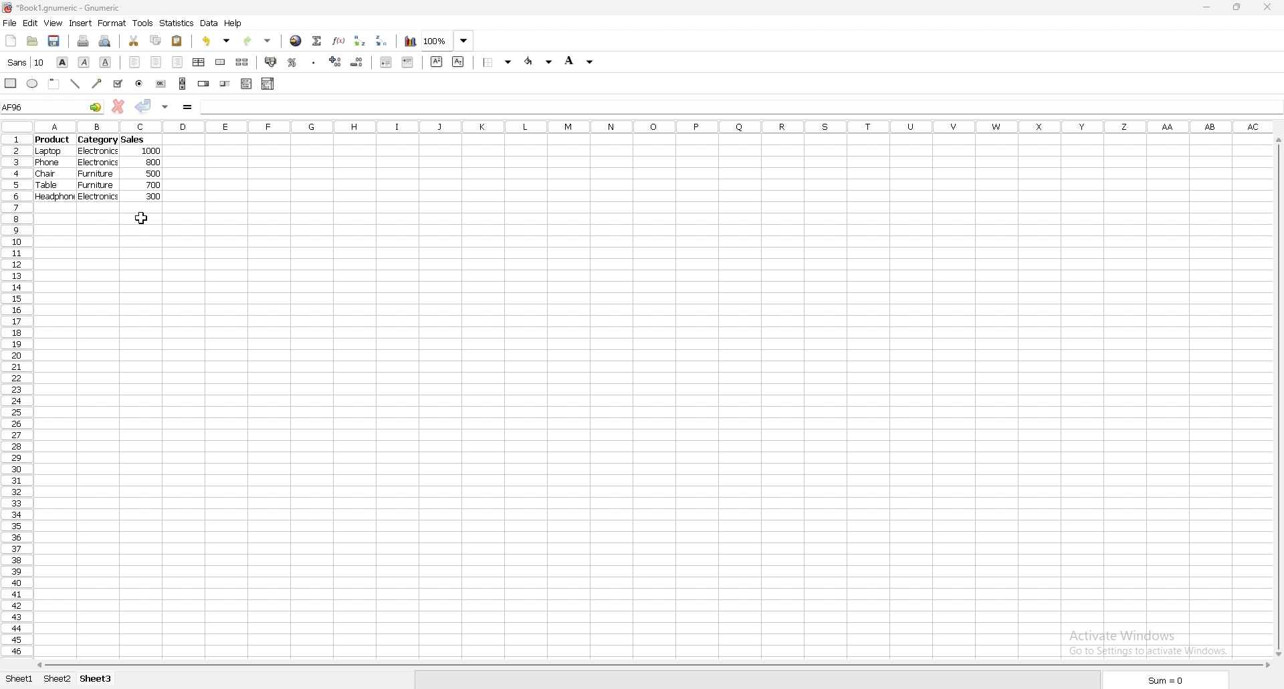 This screenshot has width=1284, height=689. I want to click on right align, so click(177, 62).